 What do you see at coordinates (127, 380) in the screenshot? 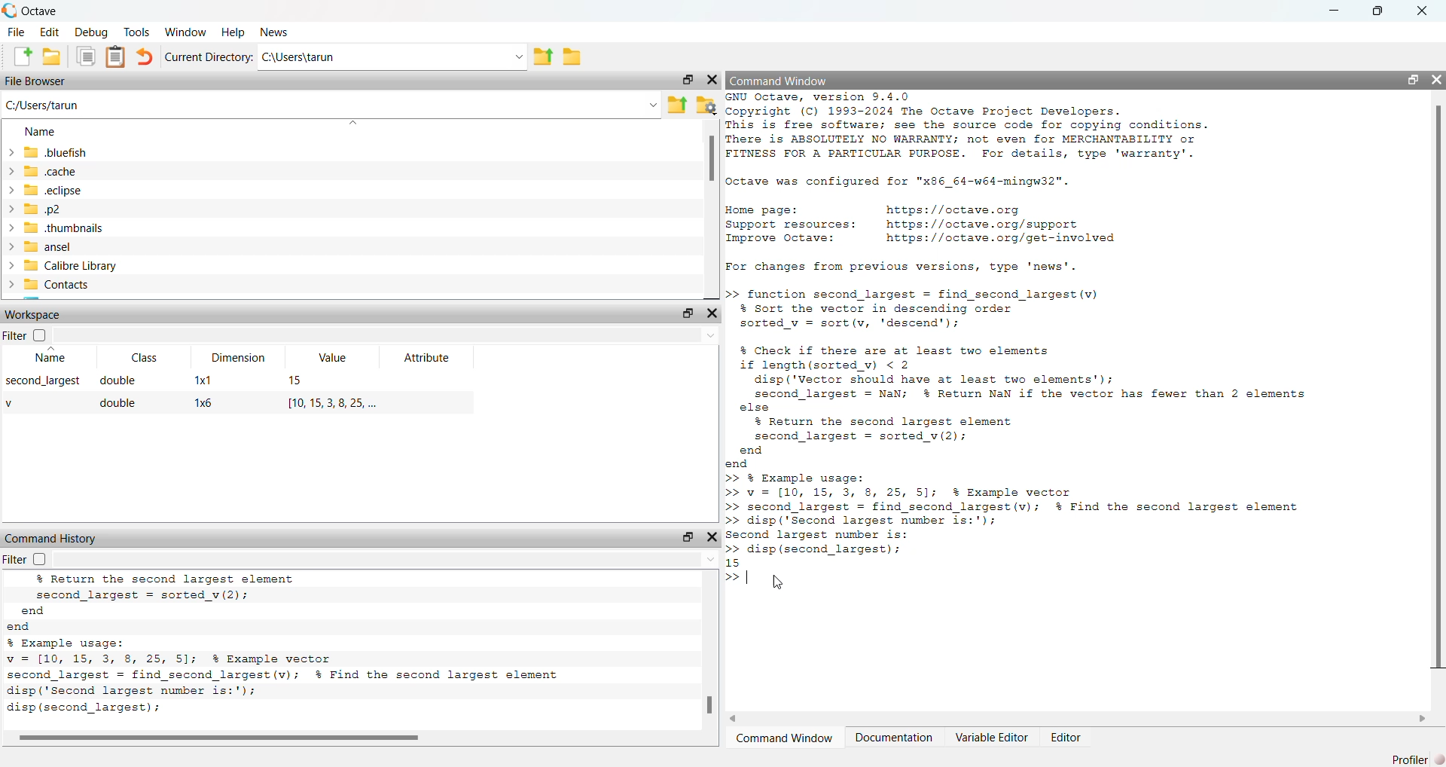
I see `double` at bounding box center [127, 380].